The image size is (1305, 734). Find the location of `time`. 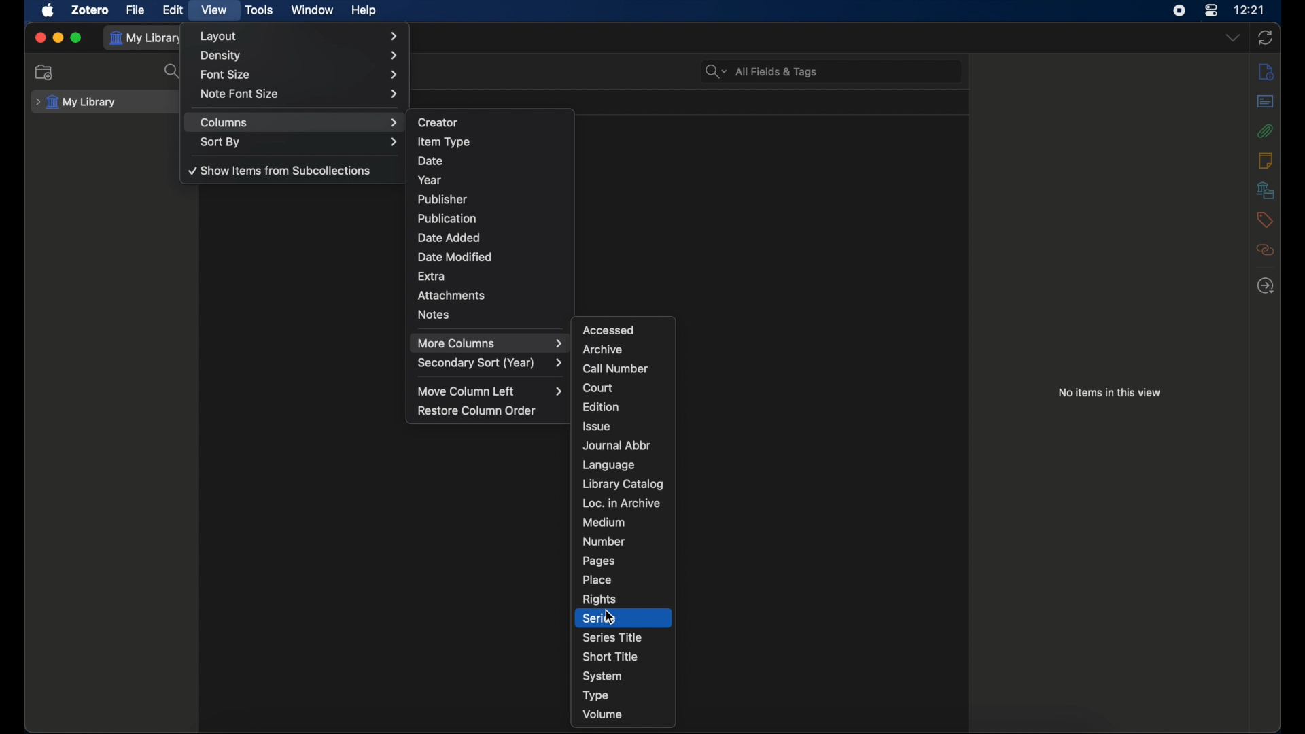

time is located at coordinates (1249, 9).